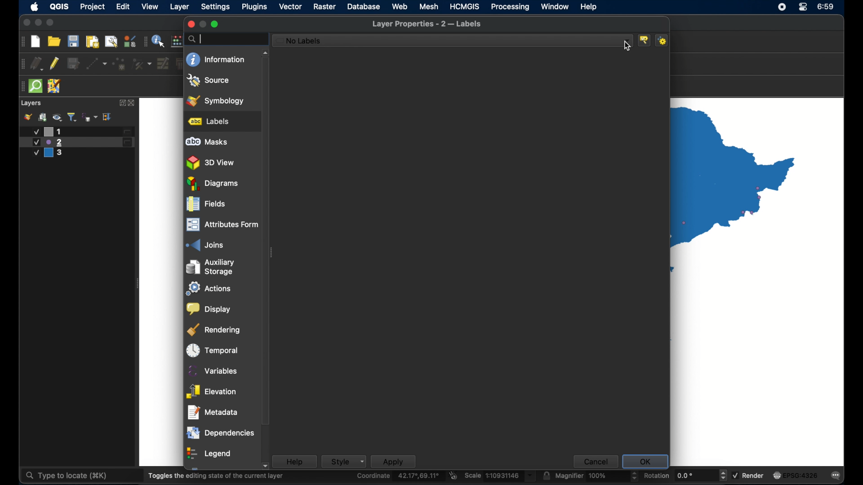 The height and width of the screenshot is (485, 863). What do you see at coordinates (510, 7) in the screenshot?
I see `processing` at bounding box center [510, 7].